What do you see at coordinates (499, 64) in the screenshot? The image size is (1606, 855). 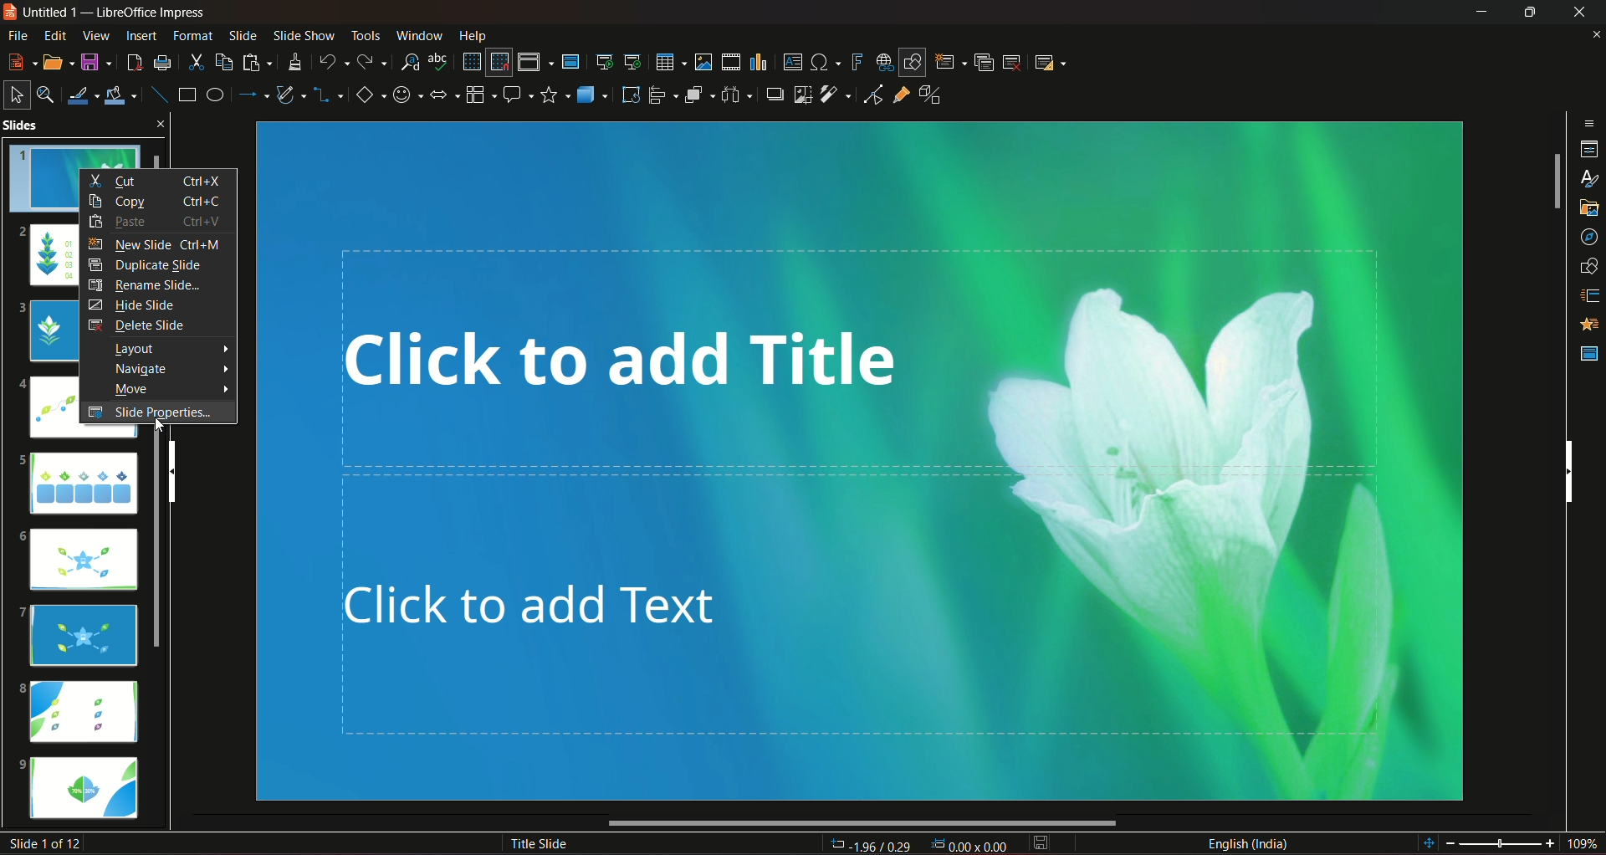 I see `snap to grid` at bounding box center [499, 64].